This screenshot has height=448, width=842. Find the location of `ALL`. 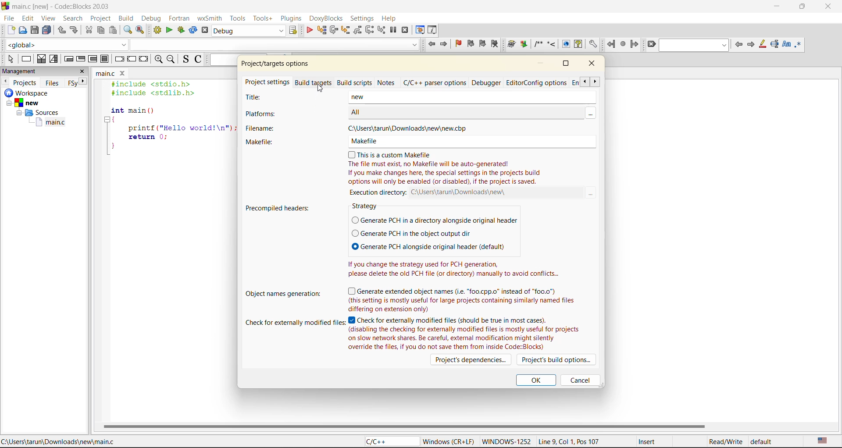

ALL is located at coordinates (391, 110).